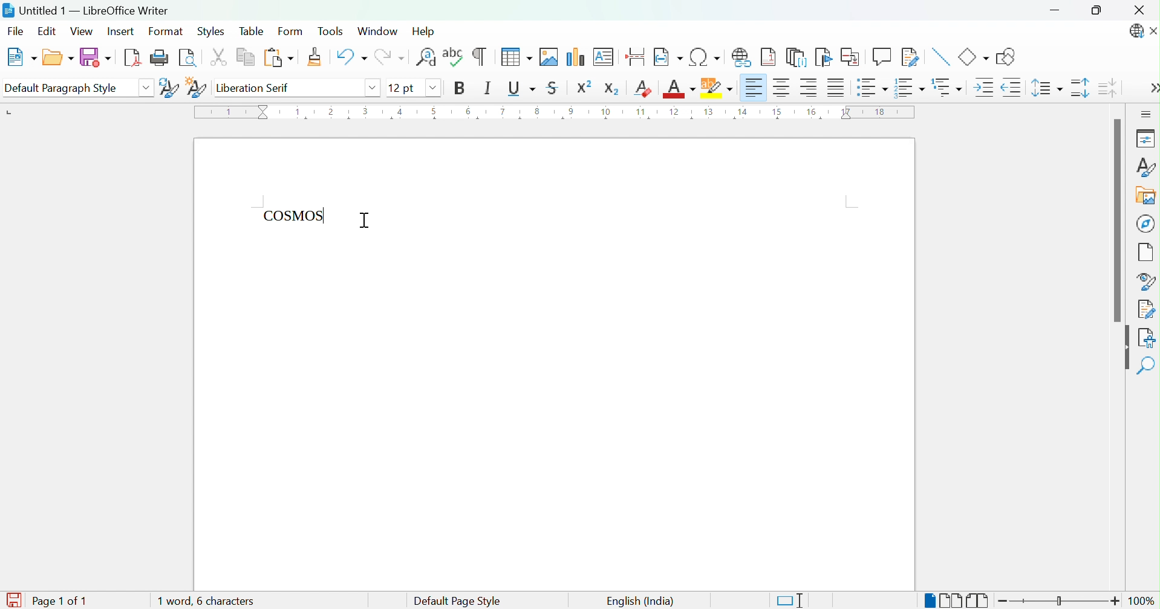 The height and width of the screenshot is (609, 1160). Describe the element at coordinates (644, 88) in the screenshot. I see `Clear Direct Formatting` at that location.